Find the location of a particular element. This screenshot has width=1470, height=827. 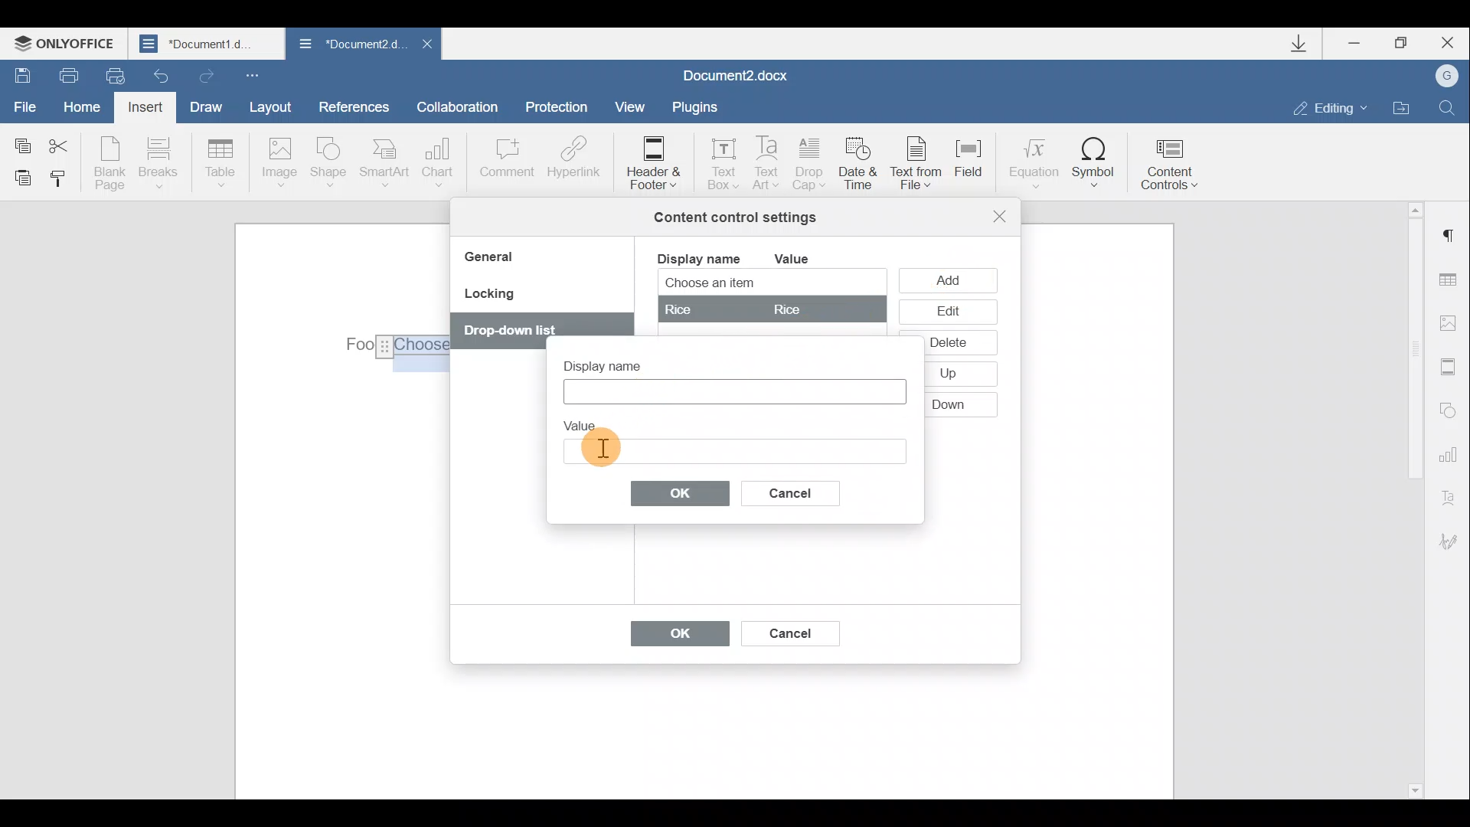

SmartArt is located at coordinates (385, 162).